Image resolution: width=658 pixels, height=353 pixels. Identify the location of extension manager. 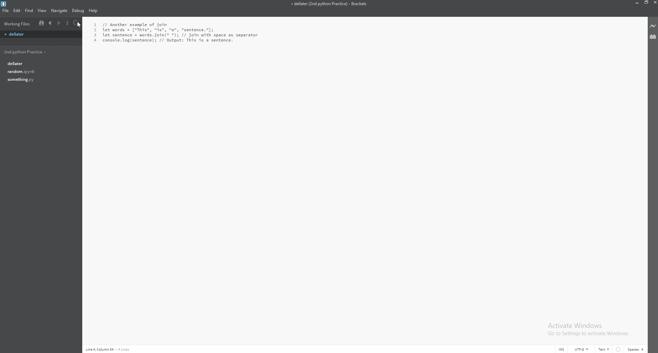
(654, 37).